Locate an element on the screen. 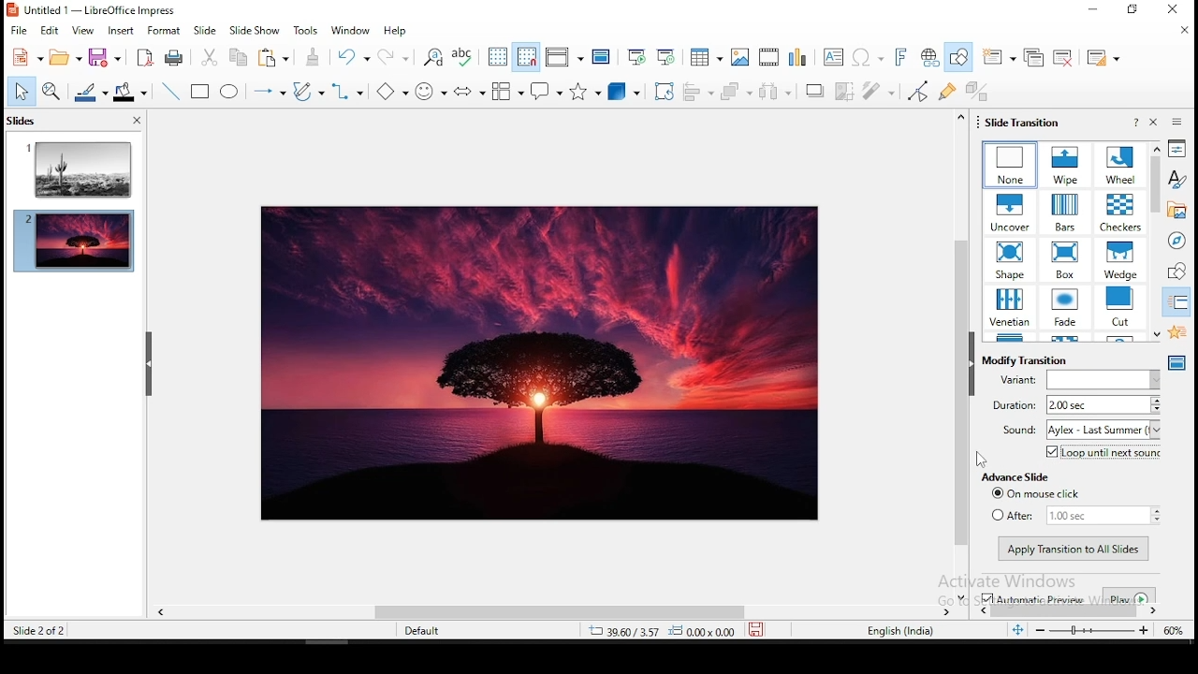  save is located at coordinates (108, 55).